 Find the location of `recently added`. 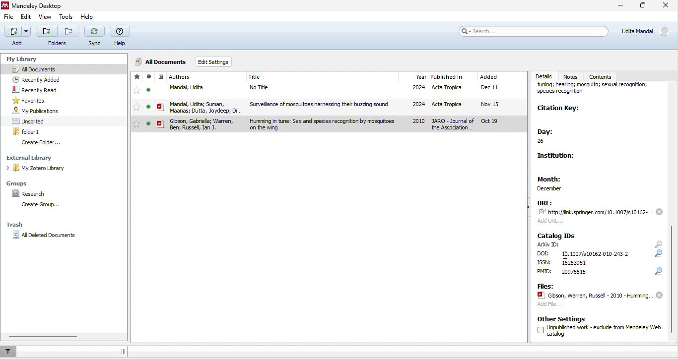

recently added is located at coordinates (36, 79).